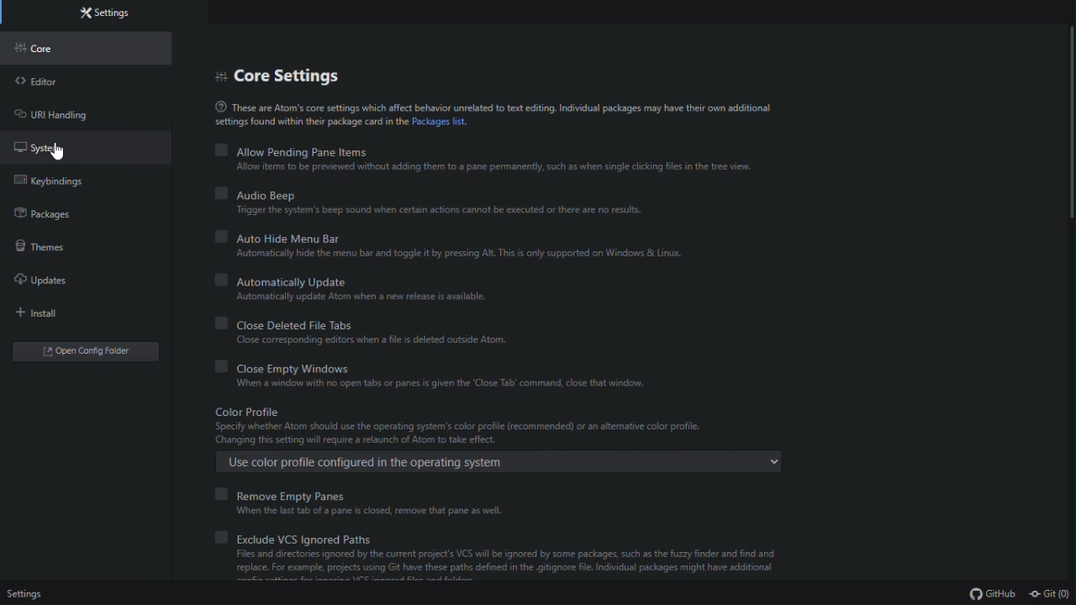  What do you see at coordinates (353, 297) in the screenshot?
I see `Automatically update Atom when 3 new release is available.` at bounding box center [353, 297].